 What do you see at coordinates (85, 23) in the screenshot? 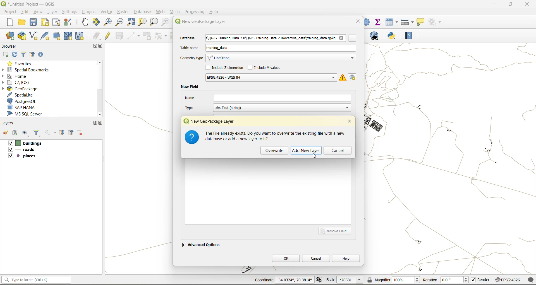
I see `pan map` at bounding box center [85, 23].